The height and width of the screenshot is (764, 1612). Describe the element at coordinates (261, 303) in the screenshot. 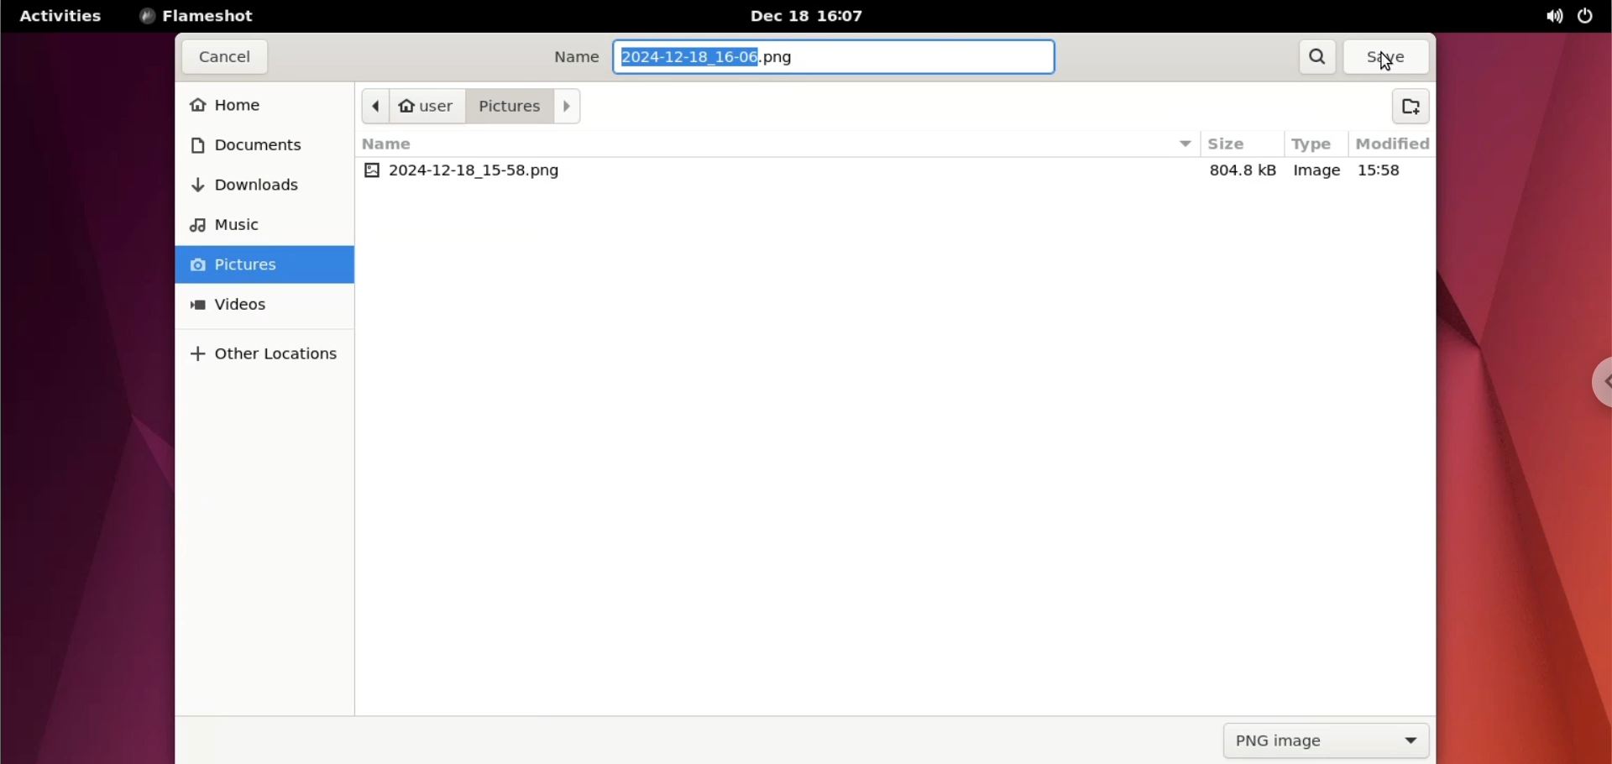

I see `videos` at that location.